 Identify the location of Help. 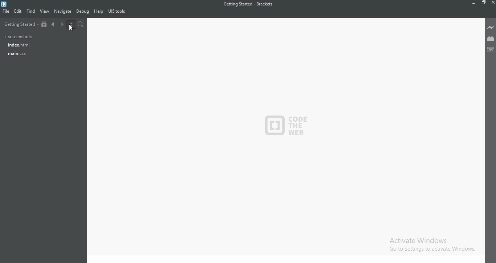
(98, 12).